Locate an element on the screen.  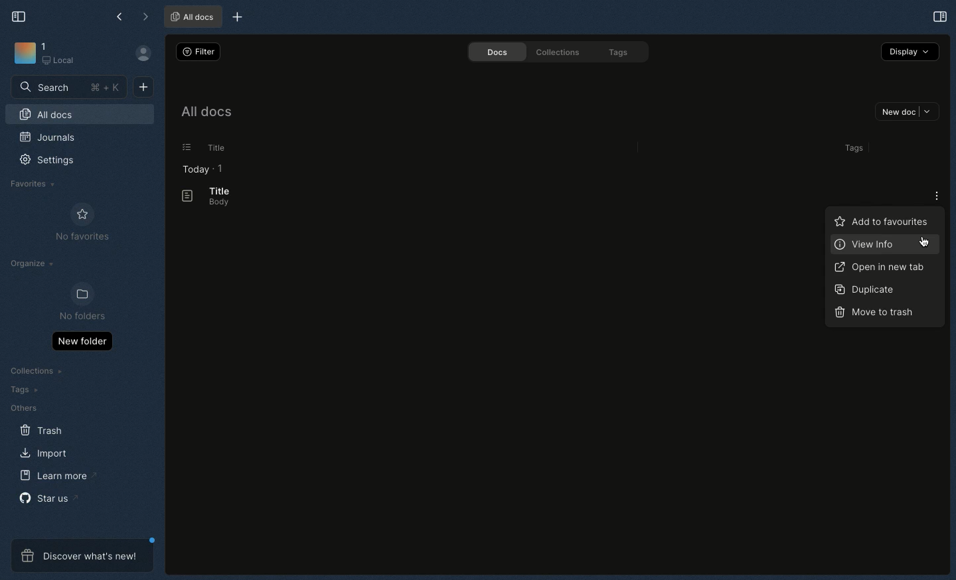
Collapse sidebar is located at coordinates (19, 15).